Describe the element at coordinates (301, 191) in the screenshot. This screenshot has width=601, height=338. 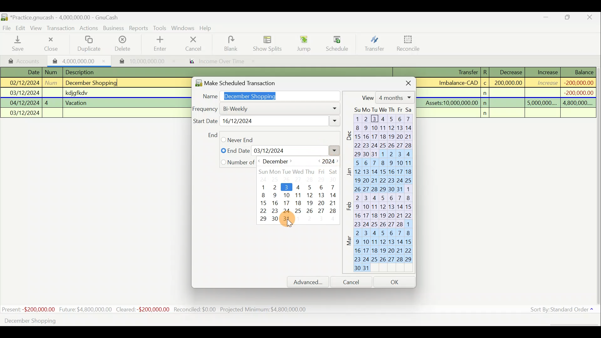
I see `Calender` at that location.